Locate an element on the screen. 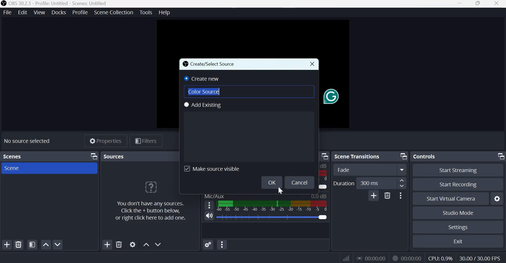 This screenshot has height=263, width=506. Add existing is located at coordinates (205, 105).